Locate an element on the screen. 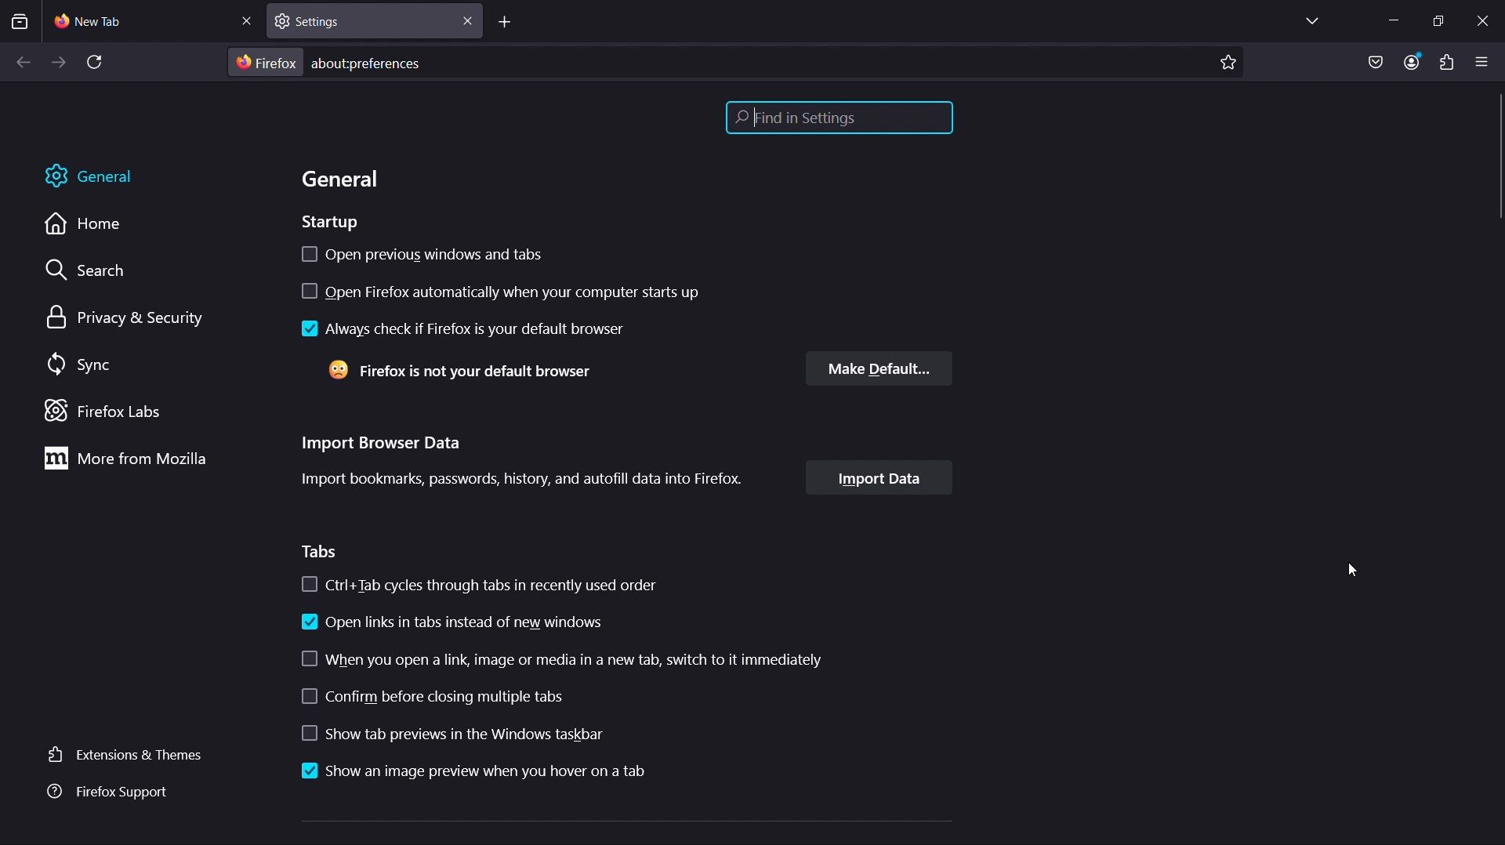 This screenshot has width=1505, height=845. Open previous windows and tabs is located at coordinates (422, 252).